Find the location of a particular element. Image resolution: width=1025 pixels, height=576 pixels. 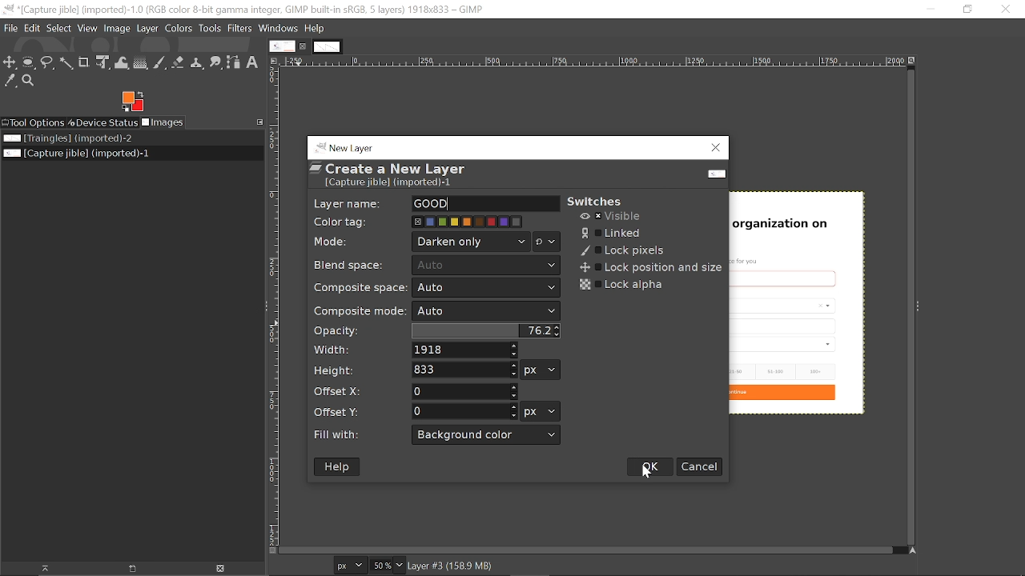

Move tool is located at coordinates (10, 62).